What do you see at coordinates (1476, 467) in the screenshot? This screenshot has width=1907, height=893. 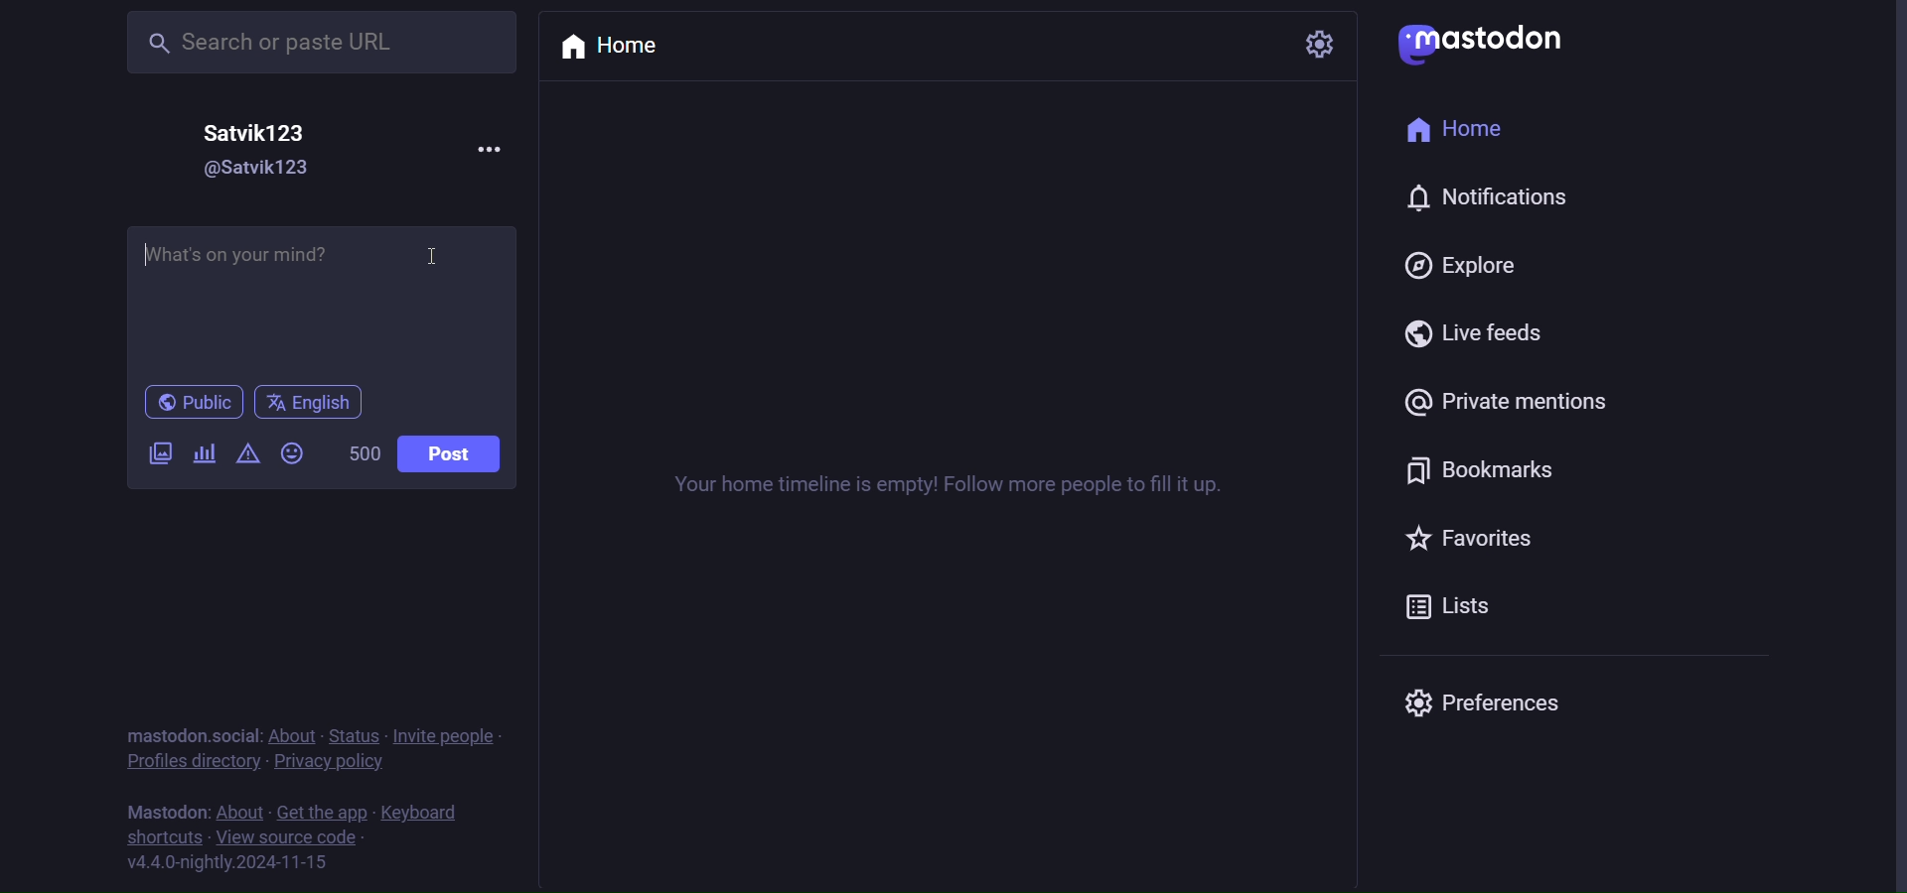 I see `bookmark` at bounding box center [1476, 467].